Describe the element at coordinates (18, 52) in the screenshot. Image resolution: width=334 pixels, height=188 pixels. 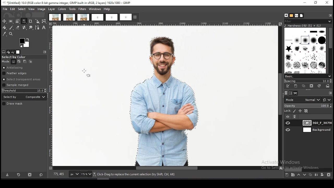
I see `images` at that location.